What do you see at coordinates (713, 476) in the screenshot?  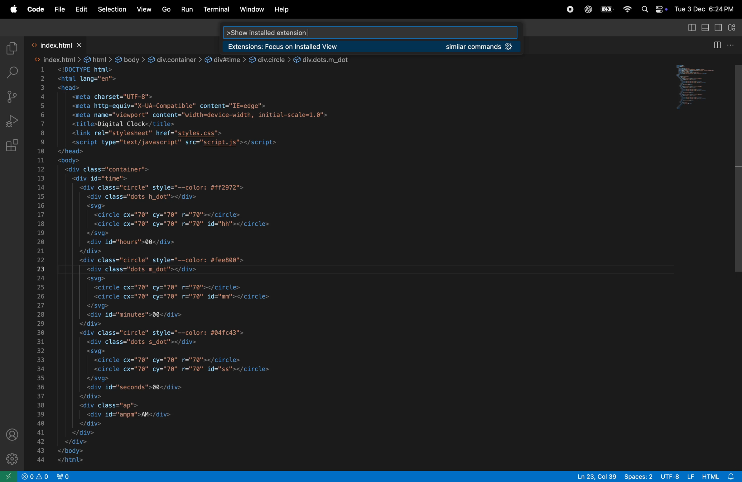 I see `html alert` at bounding box center [713, 476].